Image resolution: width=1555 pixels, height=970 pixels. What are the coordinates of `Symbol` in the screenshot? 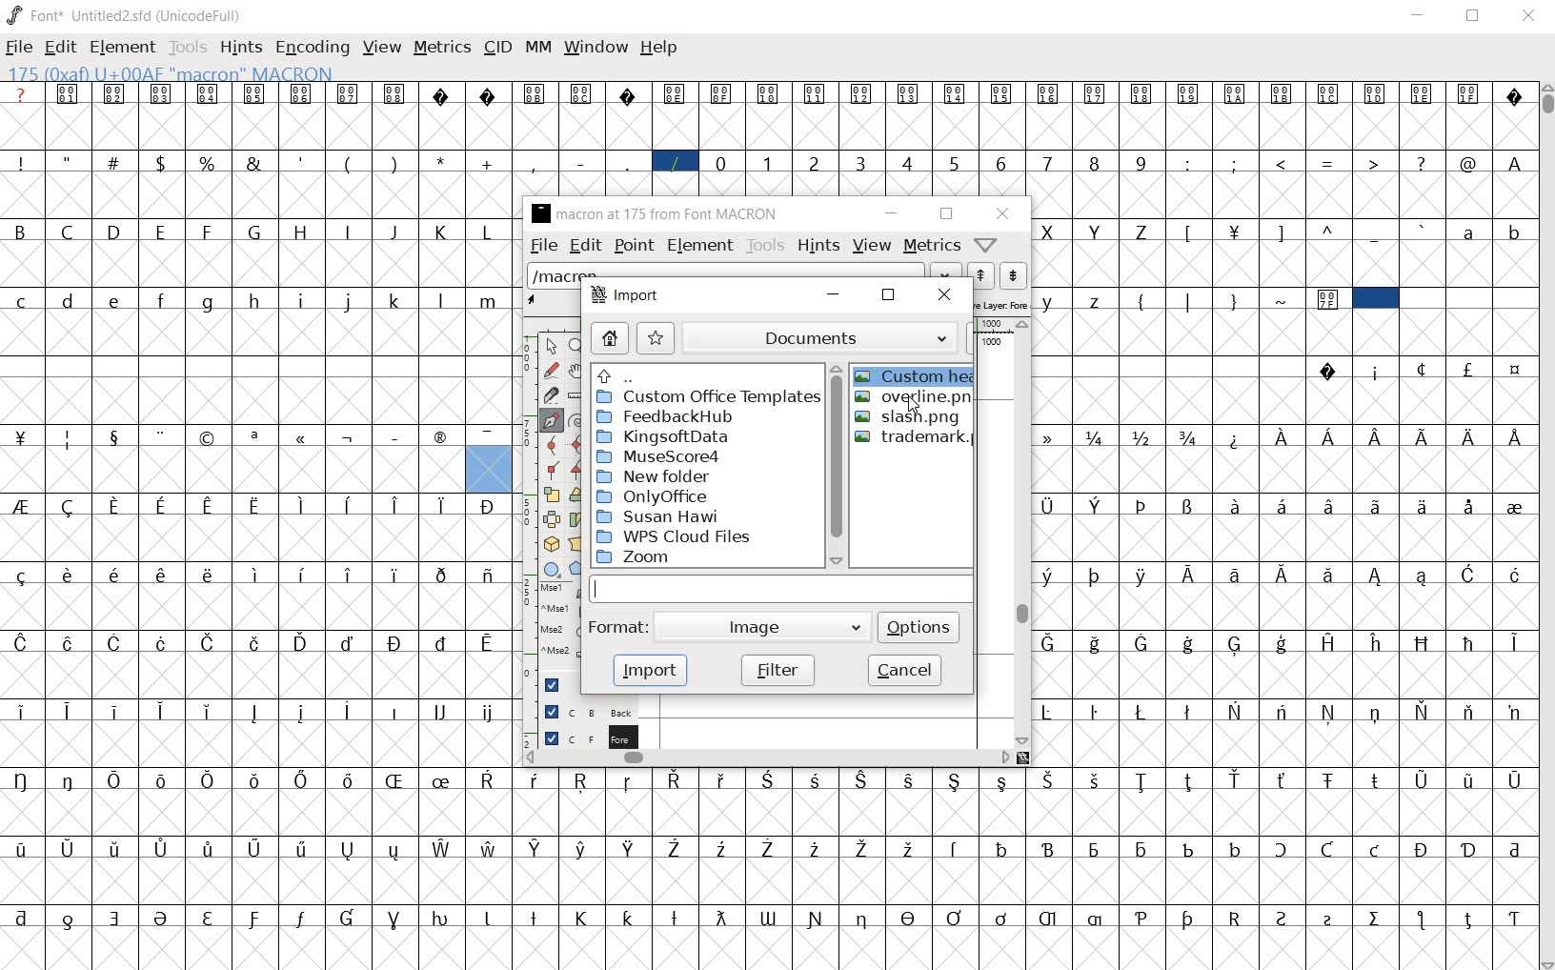 It's located at (1143, 507).